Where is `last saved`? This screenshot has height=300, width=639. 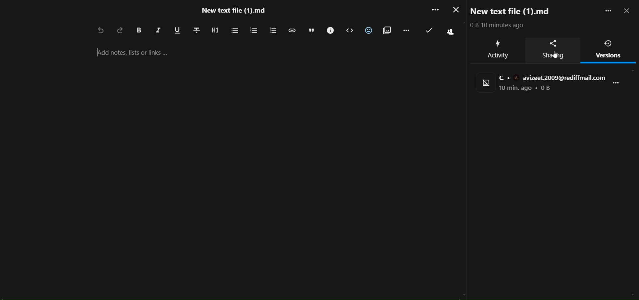 last saved is located at coordinates (429, 31).